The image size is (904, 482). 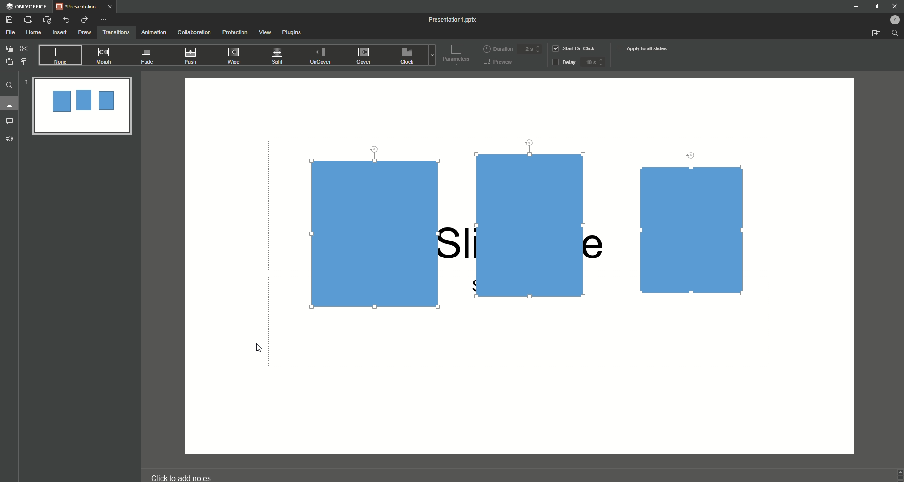 What do you see at coordinates (260, 348) in the screenshot?
I see `Cursor` at bounding box center [260, 348].